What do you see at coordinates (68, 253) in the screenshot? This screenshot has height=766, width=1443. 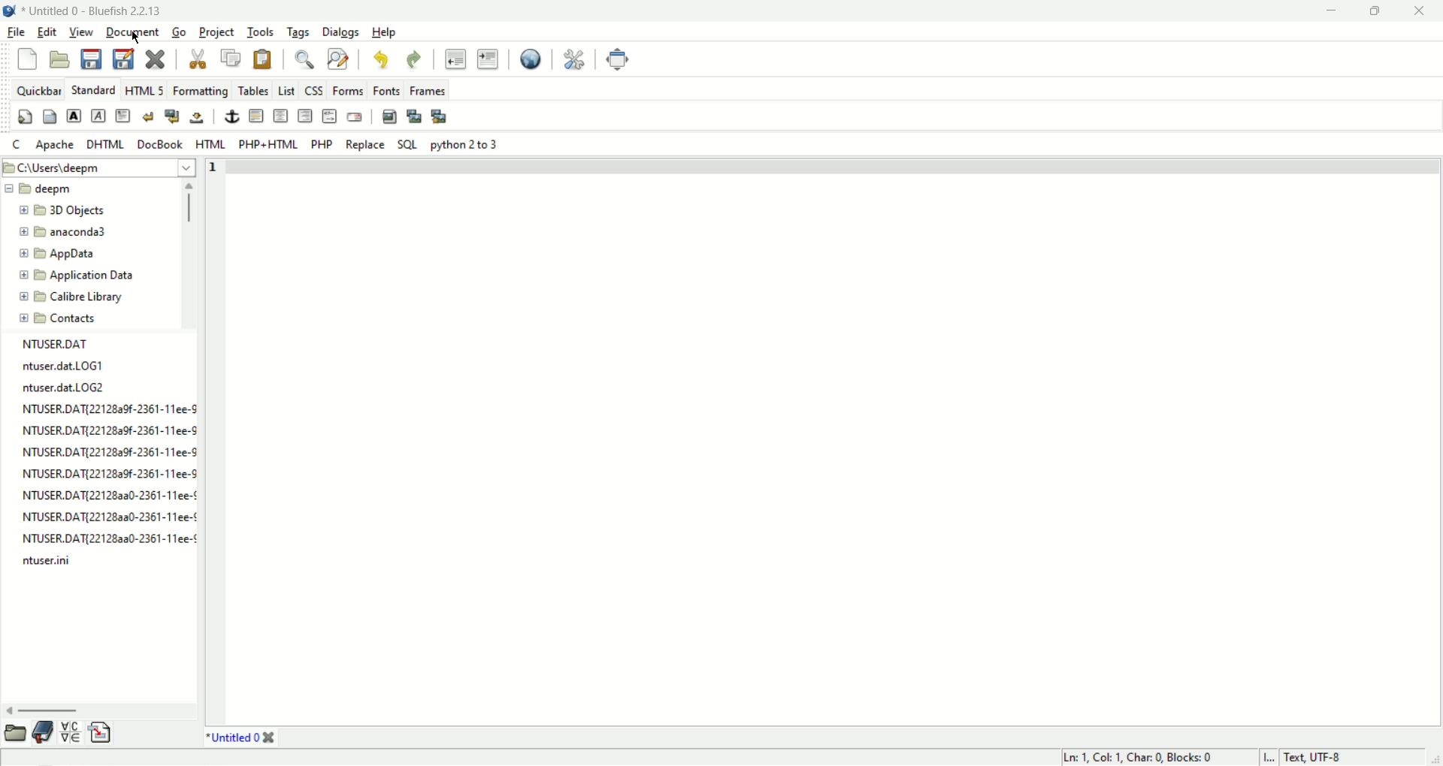 I see `folder name` at bounding box center [68, 253].